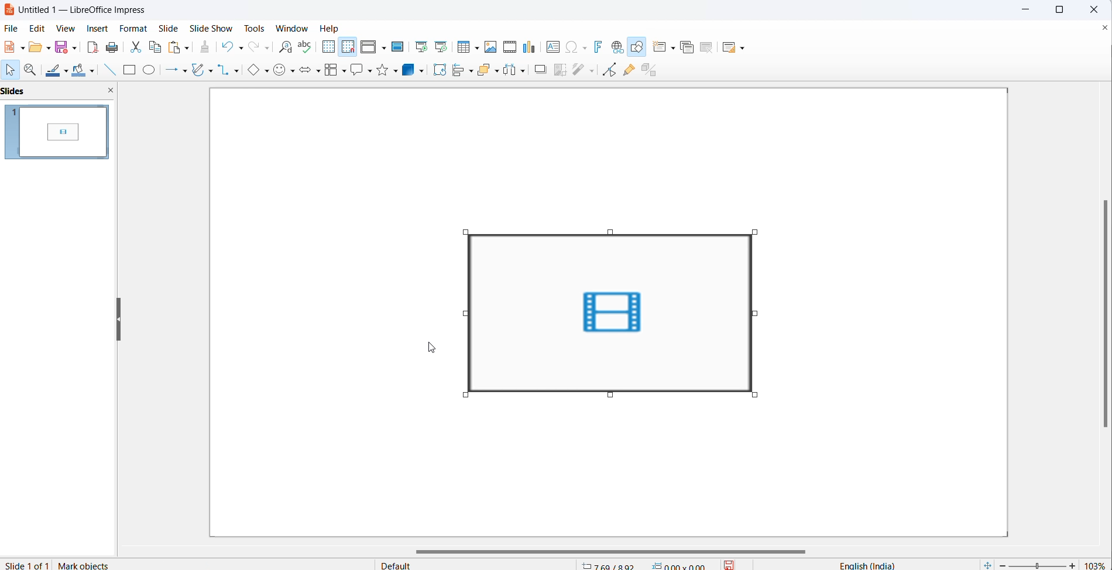  I want to click on selection markup, so click(759, 393).